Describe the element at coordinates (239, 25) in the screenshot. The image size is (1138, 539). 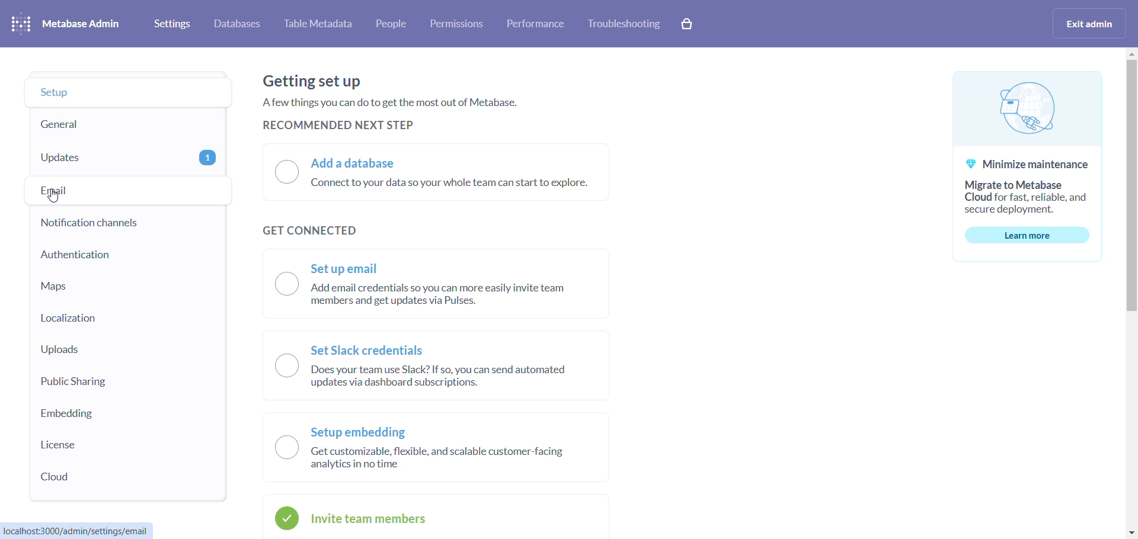
I see `databases` at that location.